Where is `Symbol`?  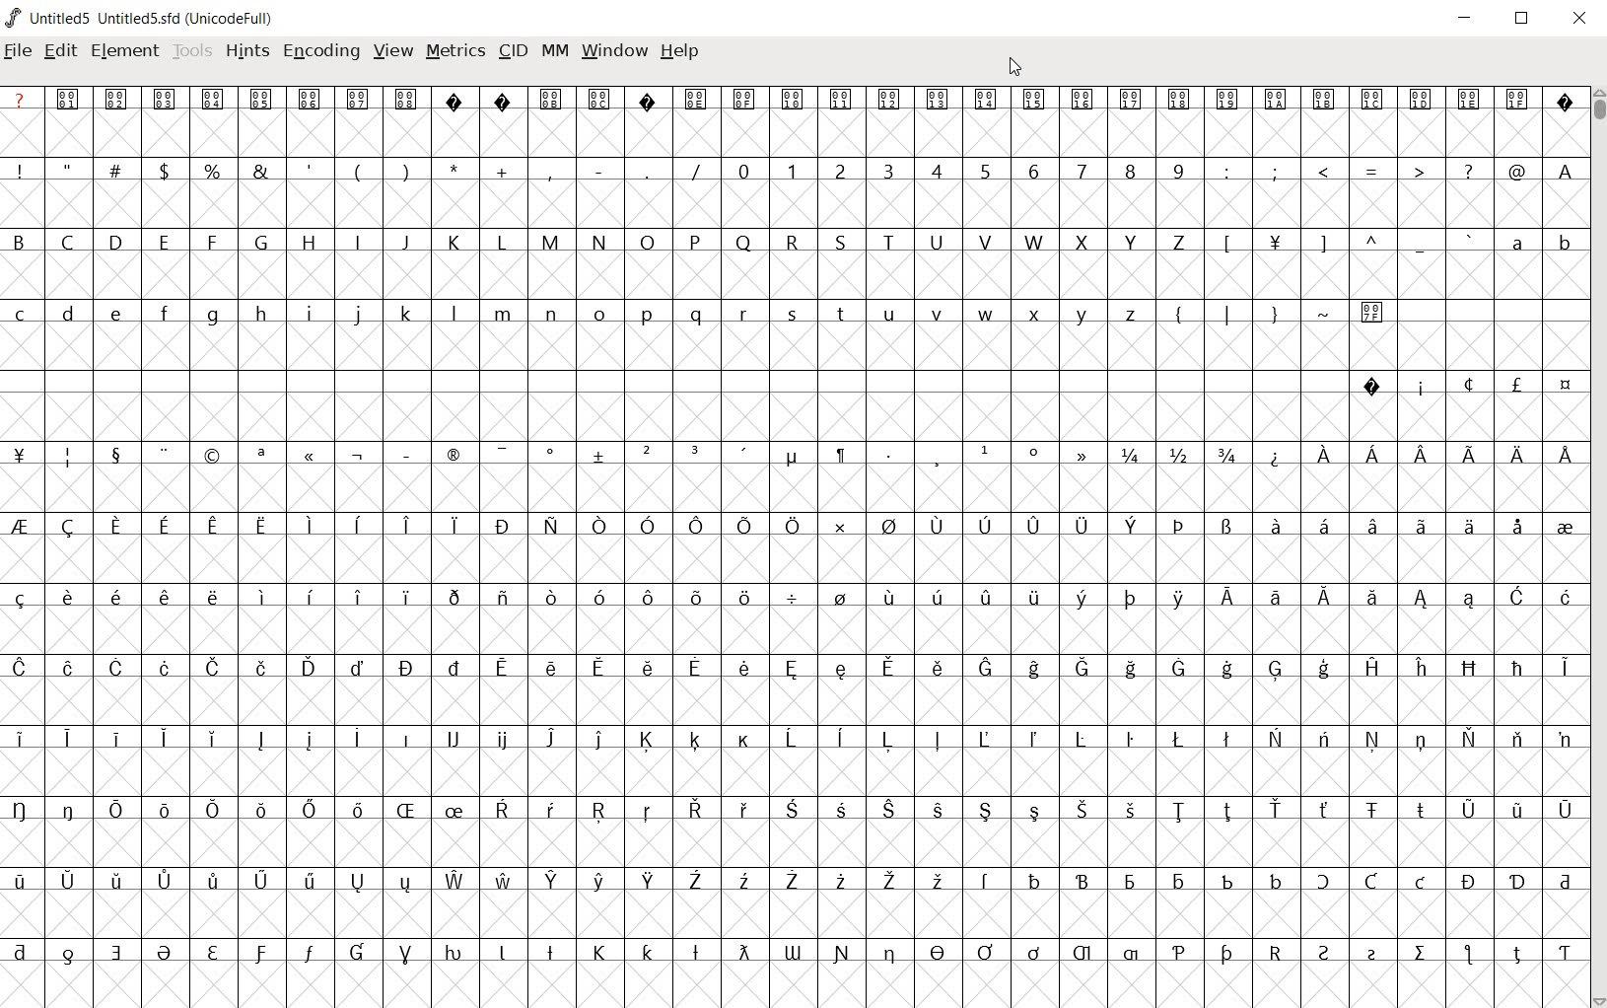
Symbol is located at coordinates (1226, 669).